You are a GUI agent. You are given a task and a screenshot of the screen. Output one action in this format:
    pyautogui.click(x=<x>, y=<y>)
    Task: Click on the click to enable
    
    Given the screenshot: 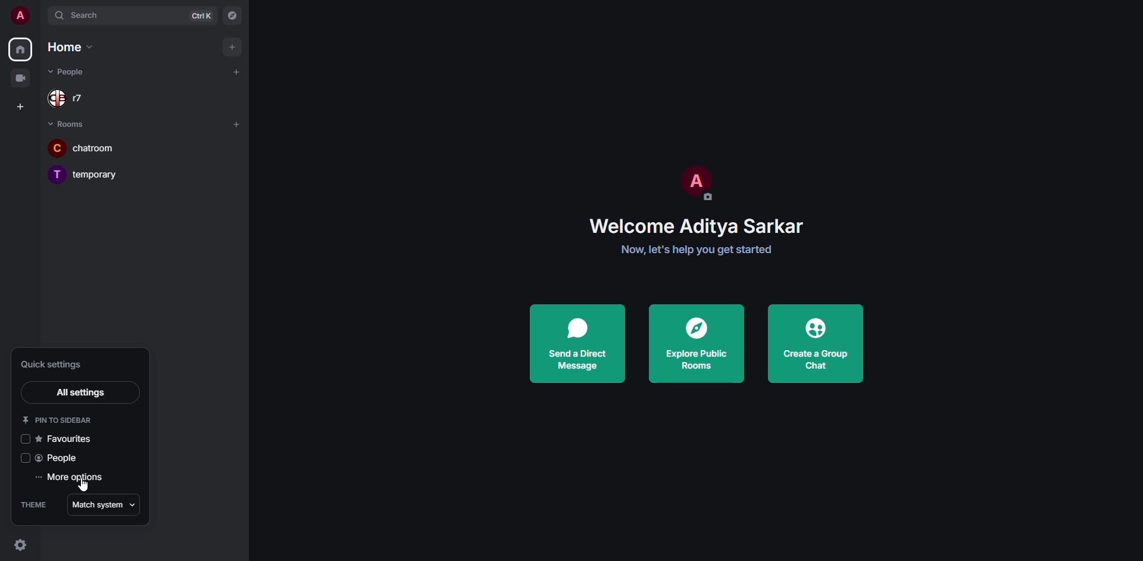 What is the action you would take?
    pyautogui.click(x=26, y=457)
    